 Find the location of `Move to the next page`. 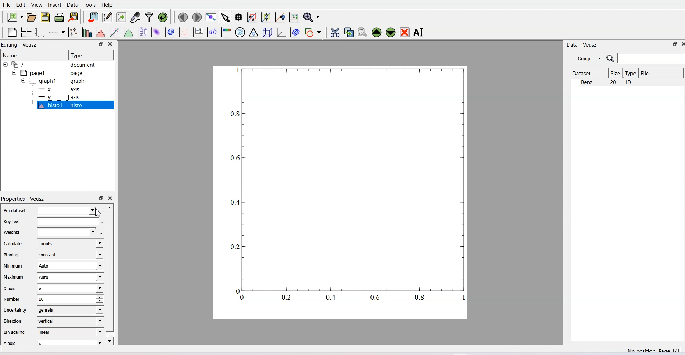

Move to the next page is located at coordinates (197, 17).